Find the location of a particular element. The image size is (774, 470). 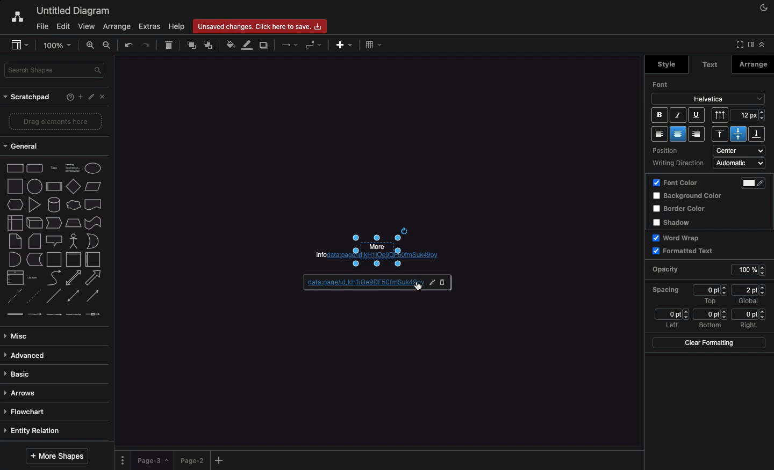

Collapse is located at coordinates (762, 45).